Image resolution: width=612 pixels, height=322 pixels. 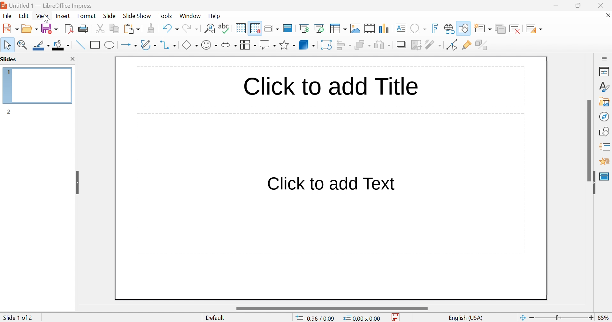 I want to click on select at least three objects to distribute, so click(x=383, y=44).